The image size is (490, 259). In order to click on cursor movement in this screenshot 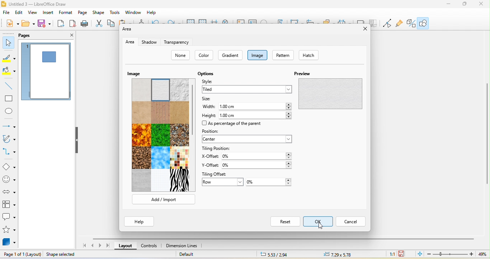, I will do `click(319, 226)`.